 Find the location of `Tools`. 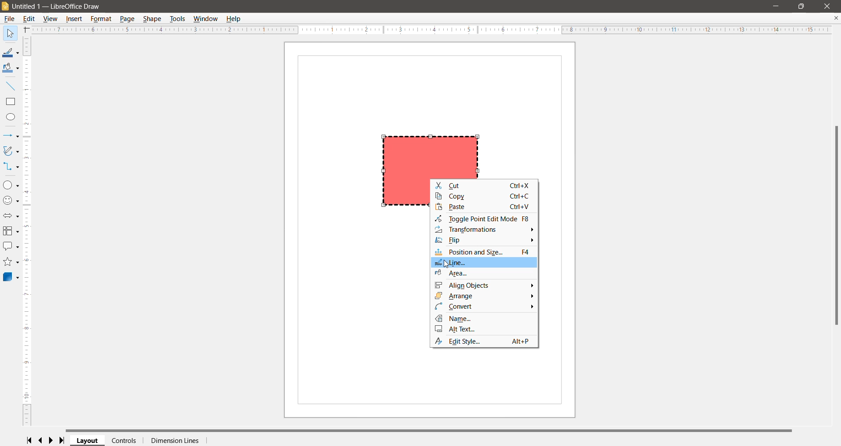

Tools is located at coordinates (177, 19).